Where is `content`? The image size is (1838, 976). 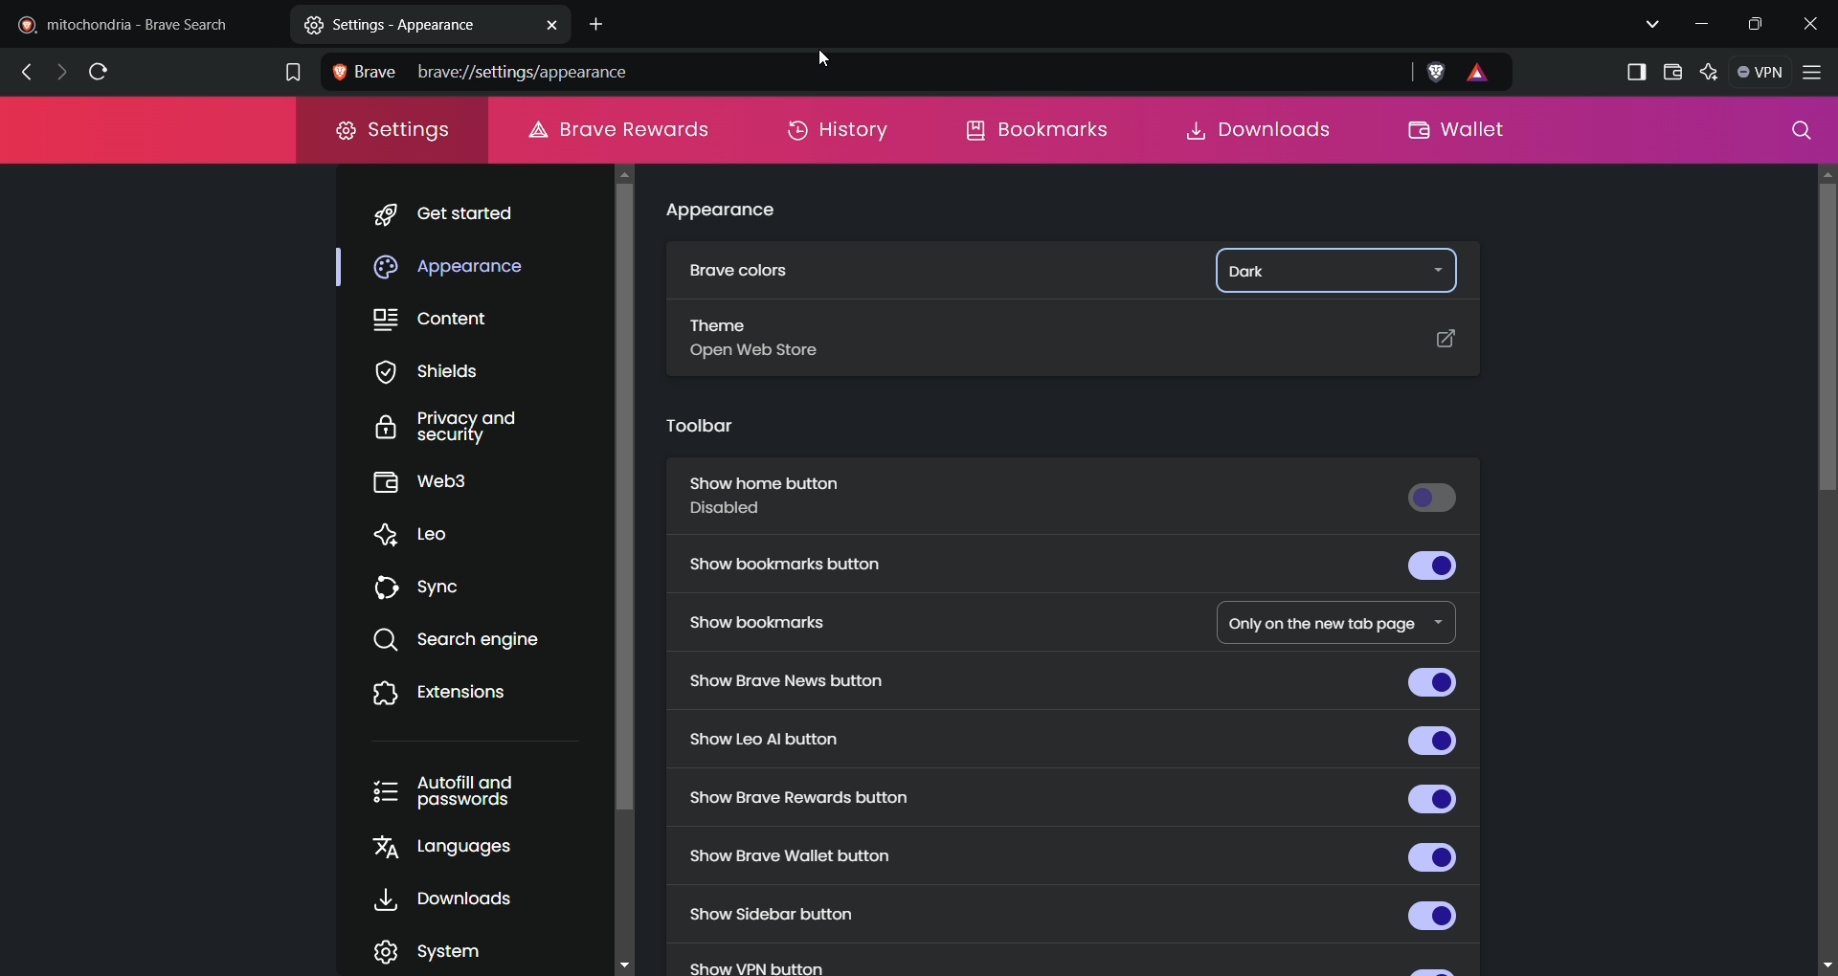
content is located at coordinates (440, 323).